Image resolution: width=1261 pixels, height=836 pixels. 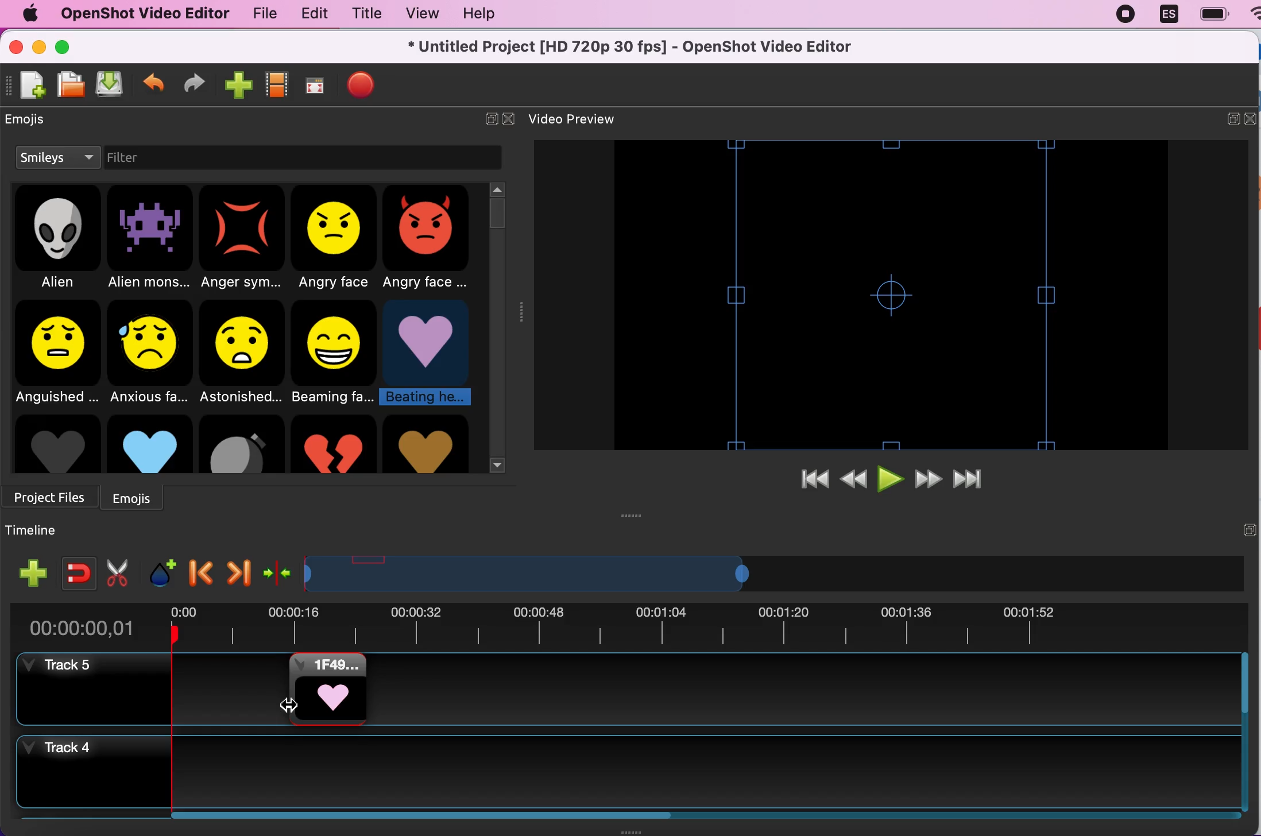 What do you see at coordinates (890, 295) in the screenshot?
I see `video preview` at bounding box center [890, 295].